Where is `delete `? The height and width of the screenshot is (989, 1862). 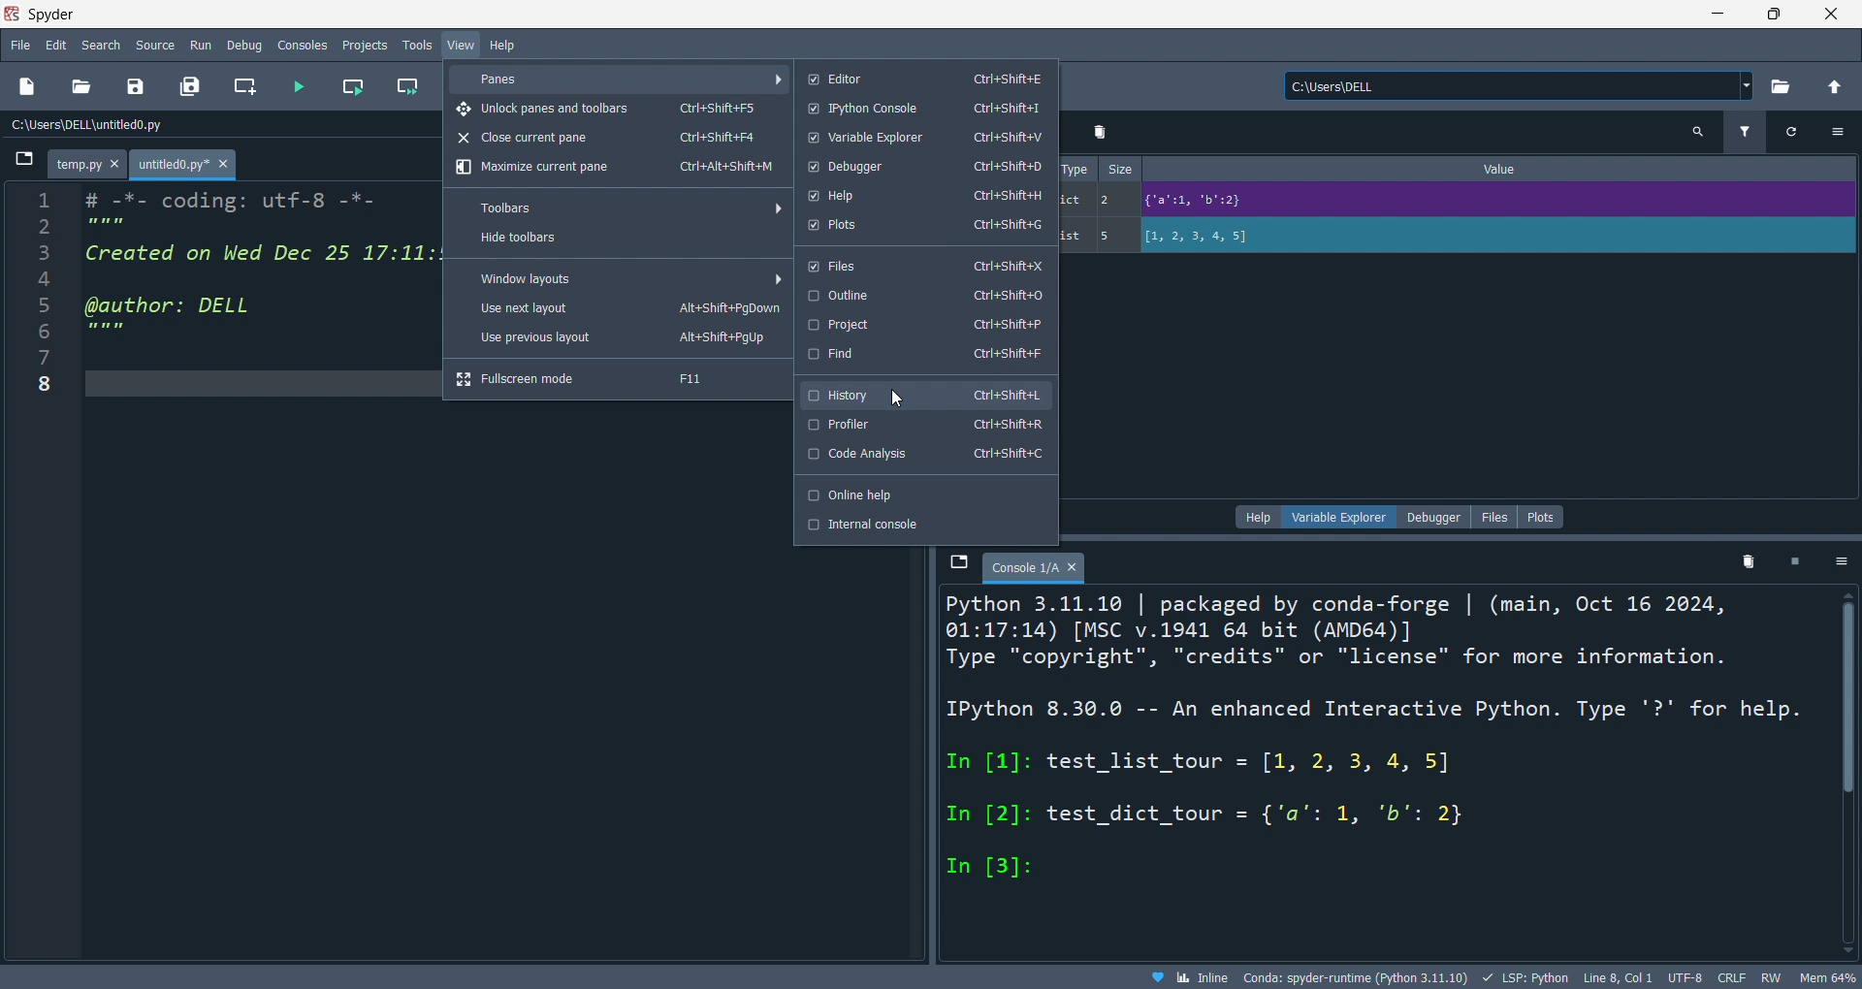 delete  is located at coordinates (1750, 566).